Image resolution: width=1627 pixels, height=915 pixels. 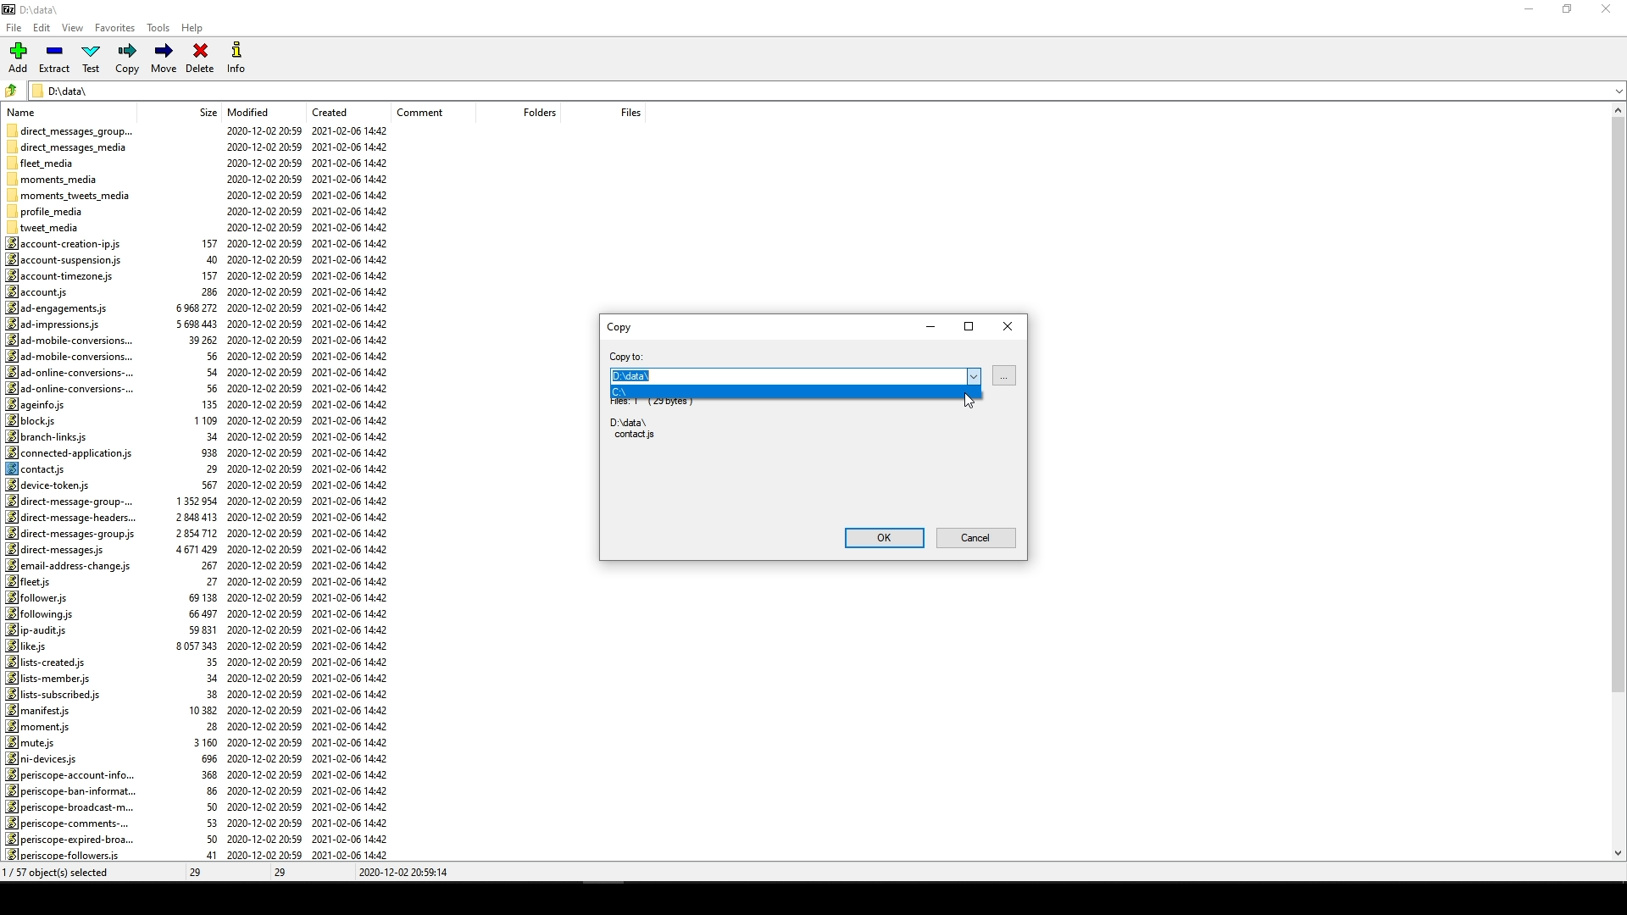 I want to click on Cursor, so click(x=969, y=402).